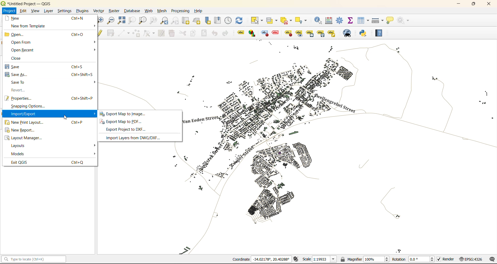 Image resolution: width=497 pixels, height=264 pixels. I want to click on Move a label, diagrams or callout , so click(299, 33).